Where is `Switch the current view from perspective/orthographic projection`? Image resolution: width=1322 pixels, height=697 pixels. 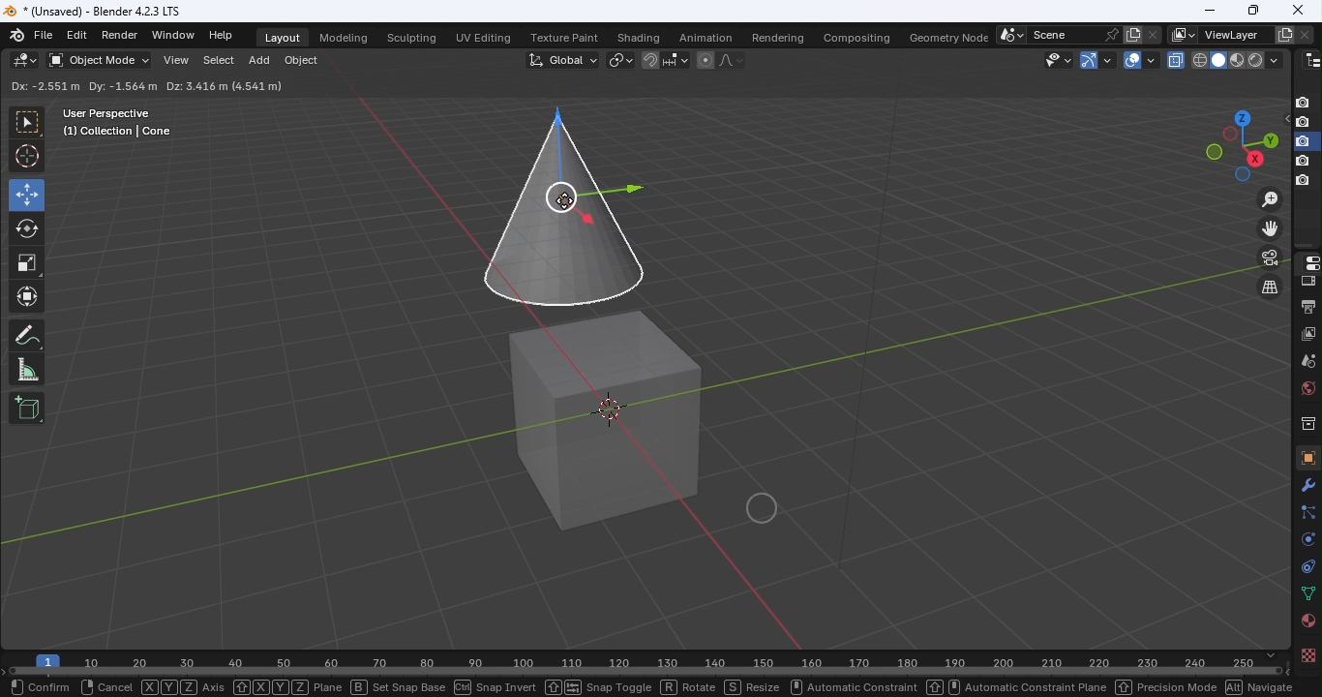
Switch the current view from perspective/orthographic projection is located at coordinates (1267, 288).